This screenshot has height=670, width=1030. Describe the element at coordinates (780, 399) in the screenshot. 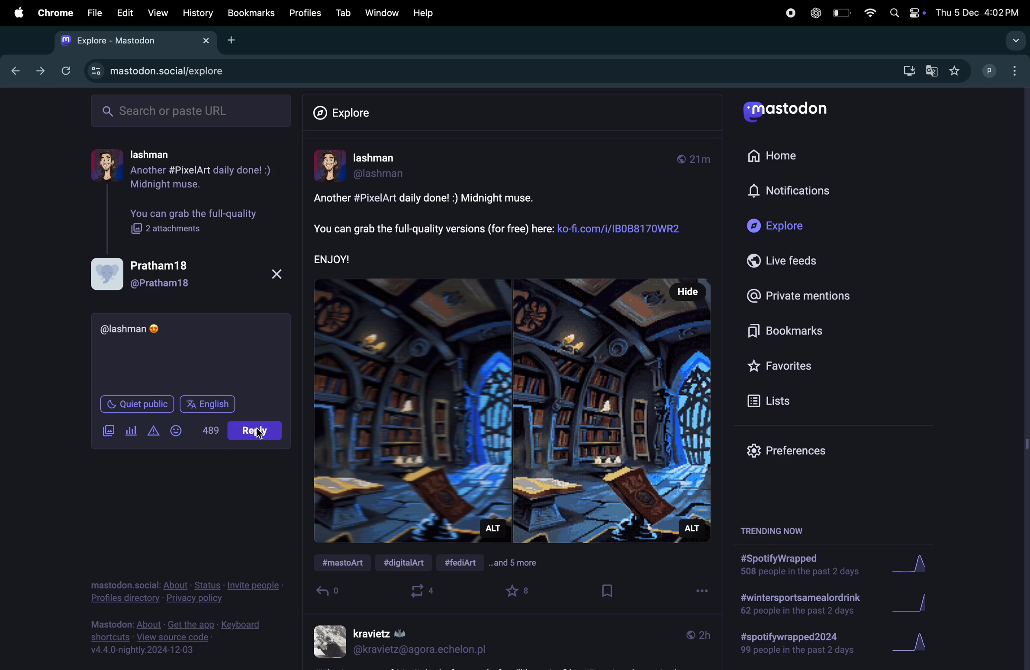

I see `lists` at that location.